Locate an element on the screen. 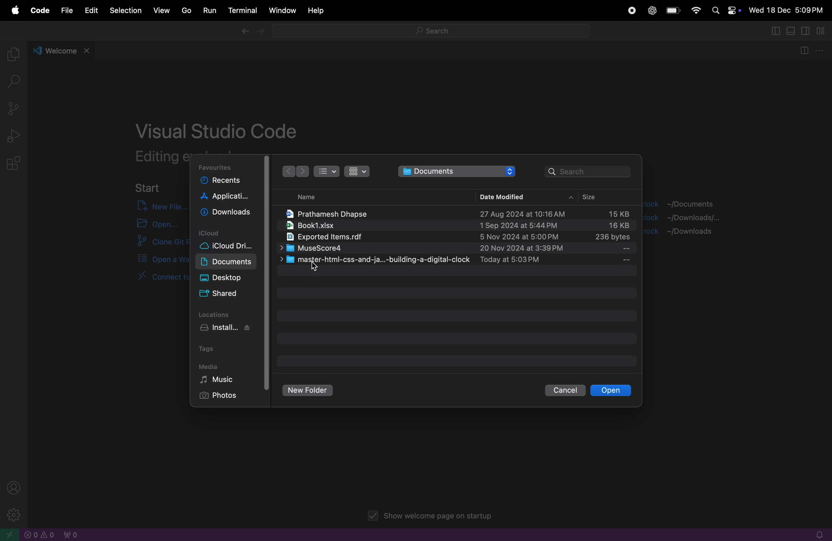  search is located at coordinates (17, 82).